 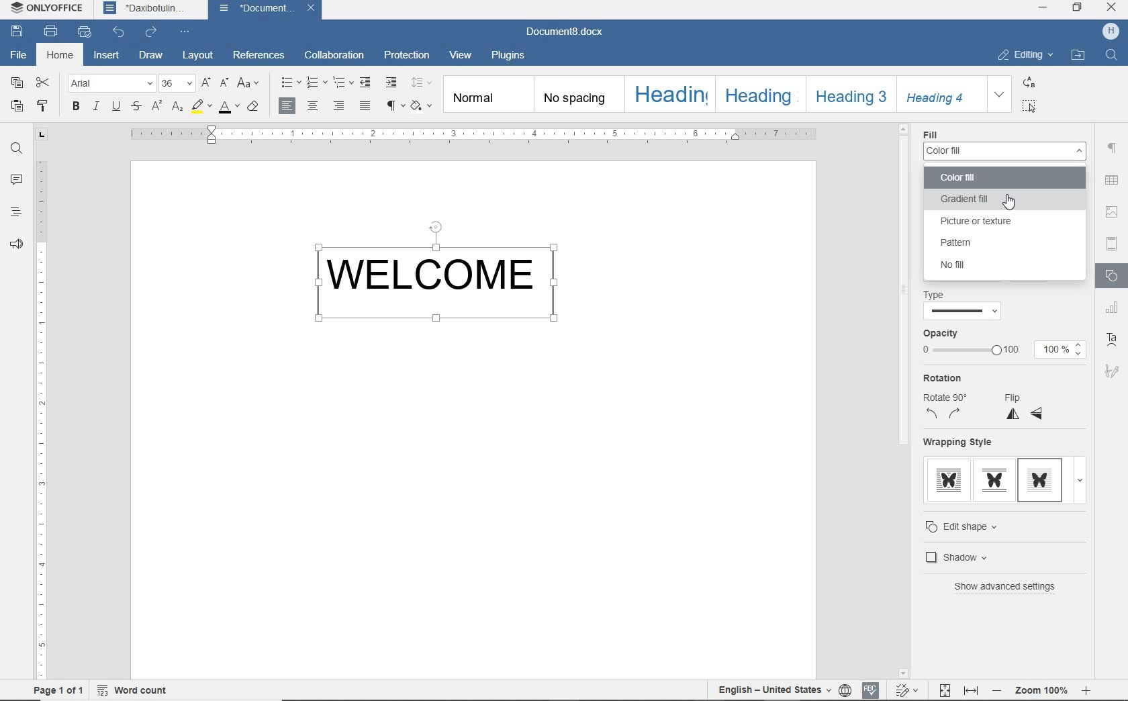 What do you see at coordinates (316, 83) in the screenshot?
I see `NUMBERING` at bounding box center [316, 83].